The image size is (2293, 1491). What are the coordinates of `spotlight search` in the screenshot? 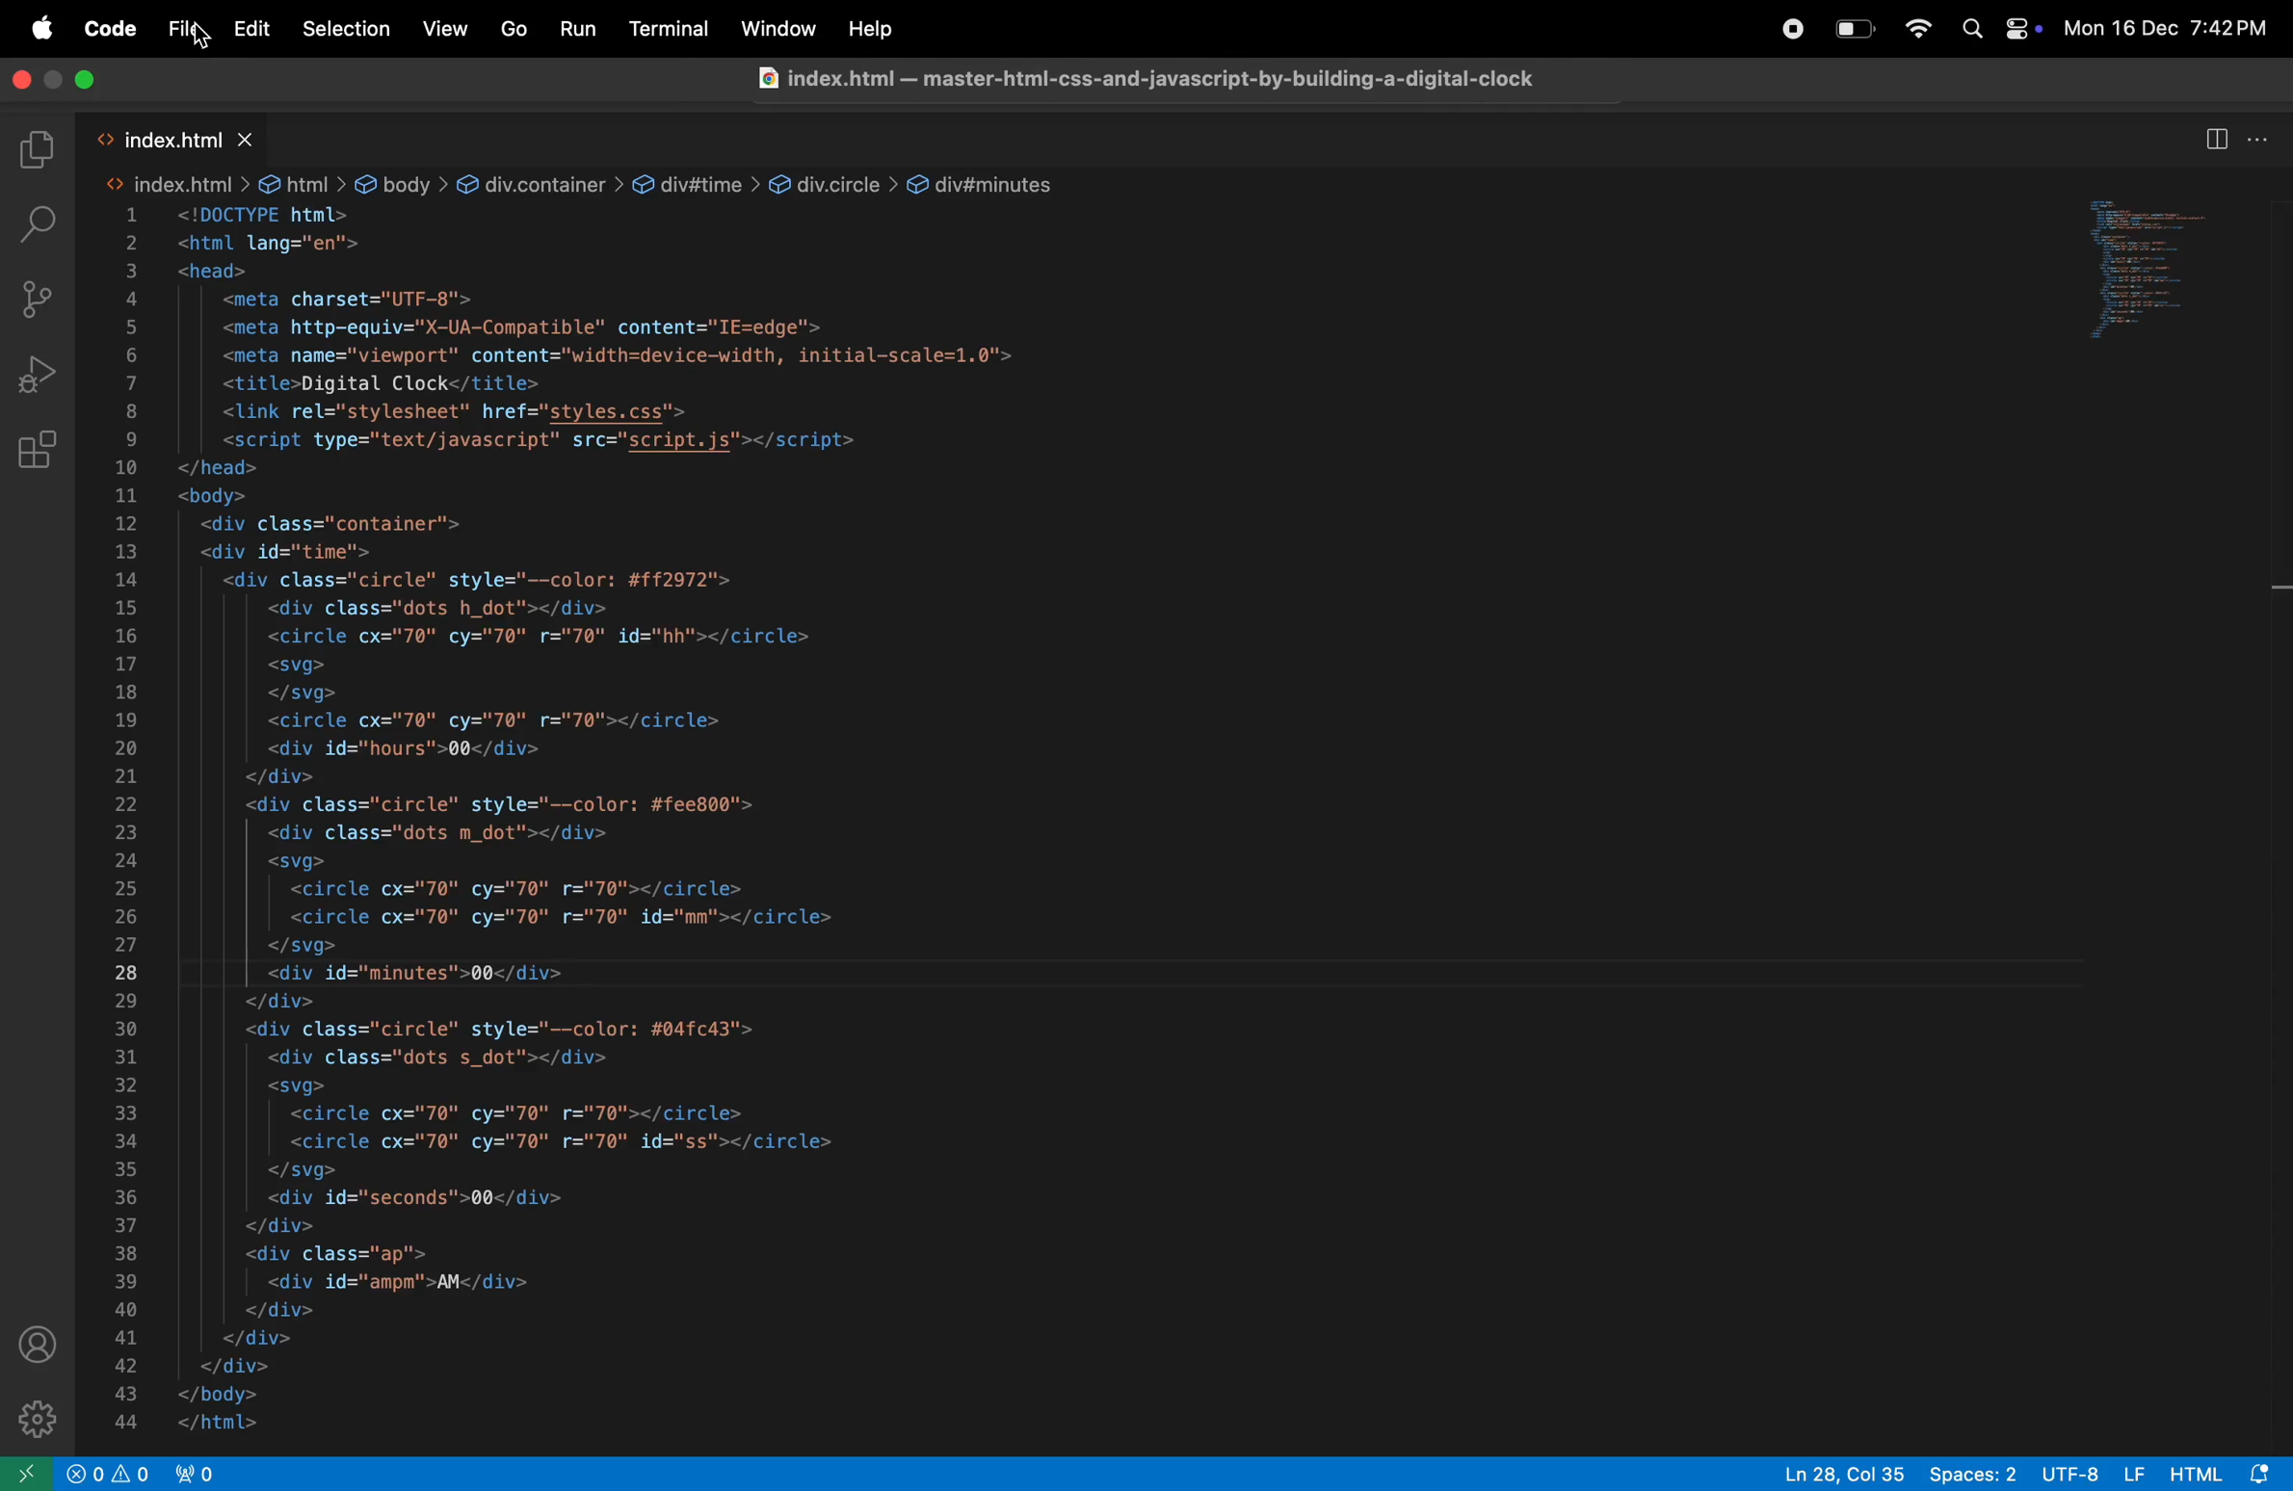 It's located at (1971, 31).